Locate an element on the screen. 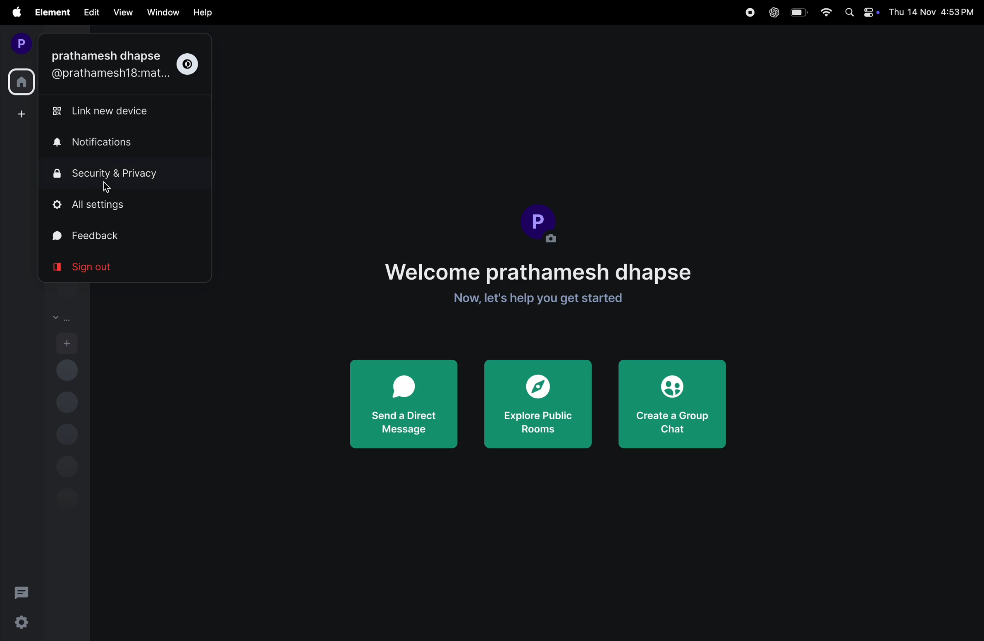 The image size is (984, 641). view is located at coordinates (122, 13).